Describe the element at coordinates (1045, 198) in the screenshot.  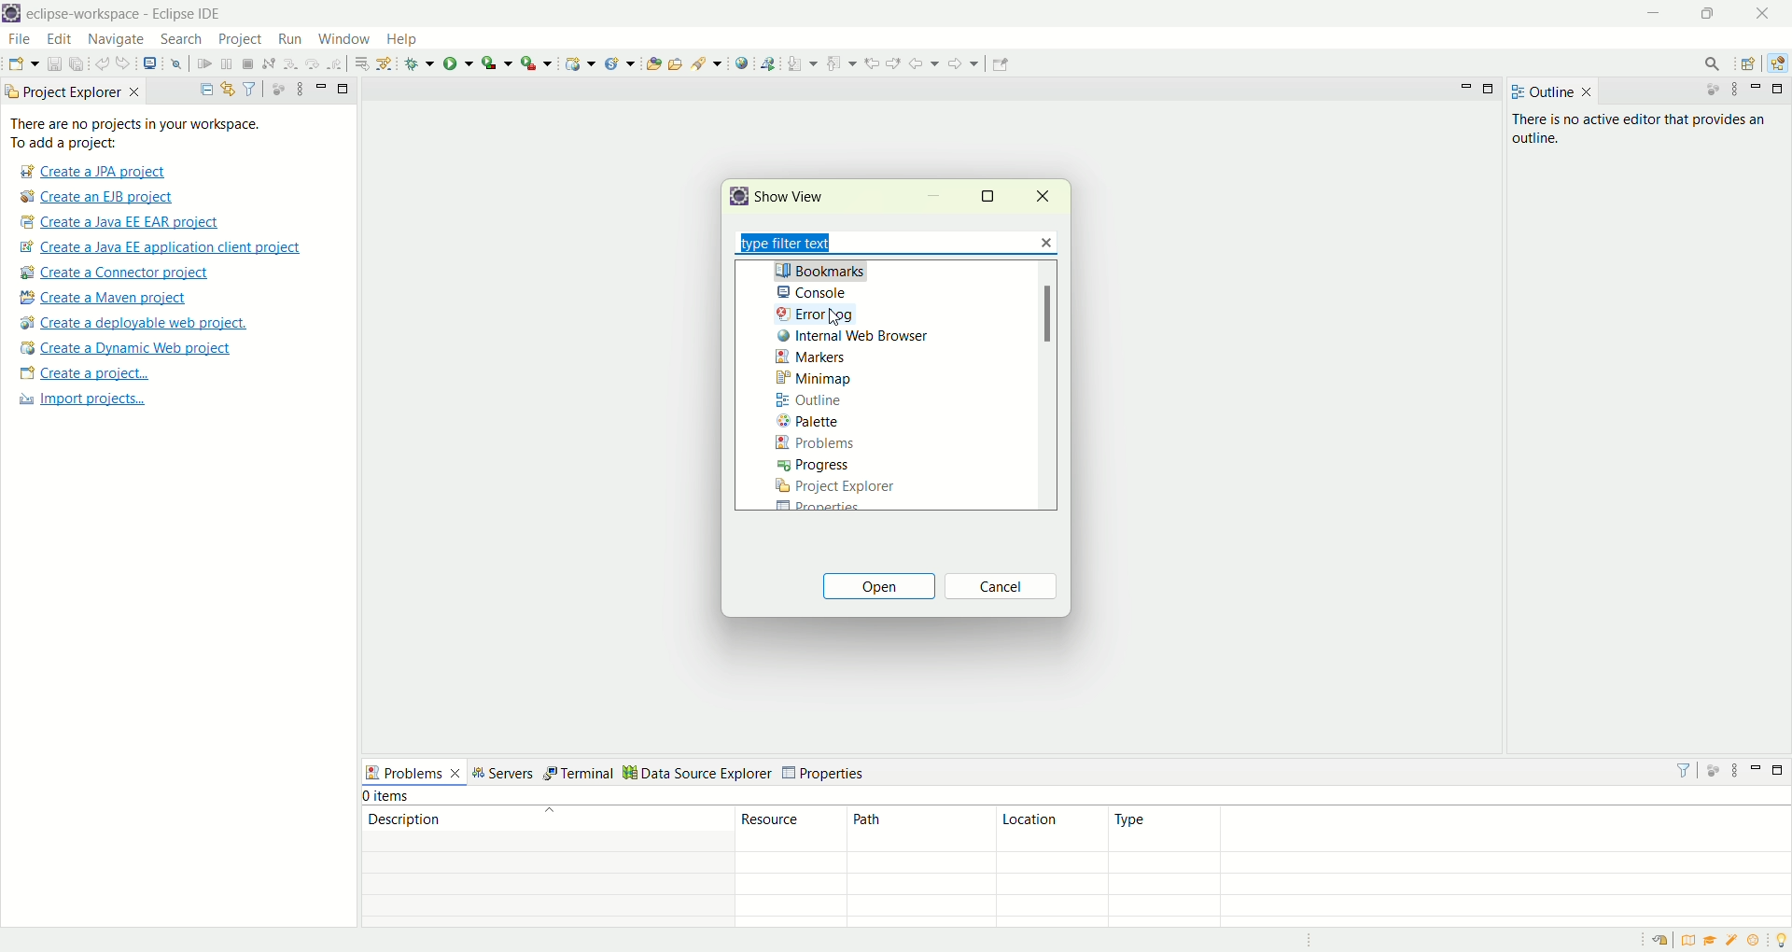
I see `close` at that location.